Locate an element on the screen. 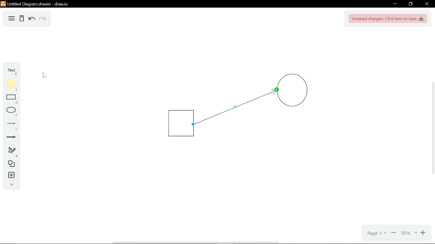 This screenshot has width=435, height=244. Diagram is located at coordinates (12, 19).